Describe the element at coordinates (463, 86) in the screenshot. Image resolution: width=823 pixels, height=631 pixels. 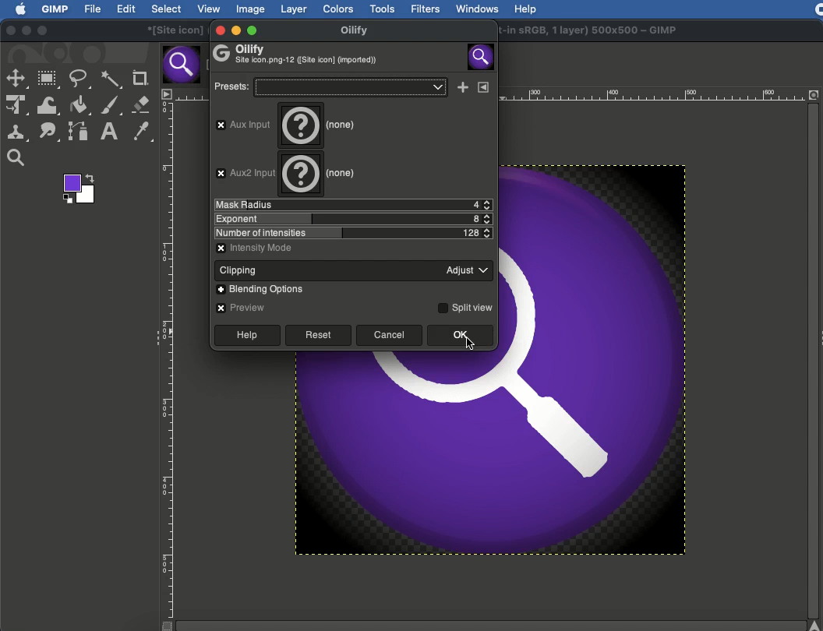
I see `Add` at that location.